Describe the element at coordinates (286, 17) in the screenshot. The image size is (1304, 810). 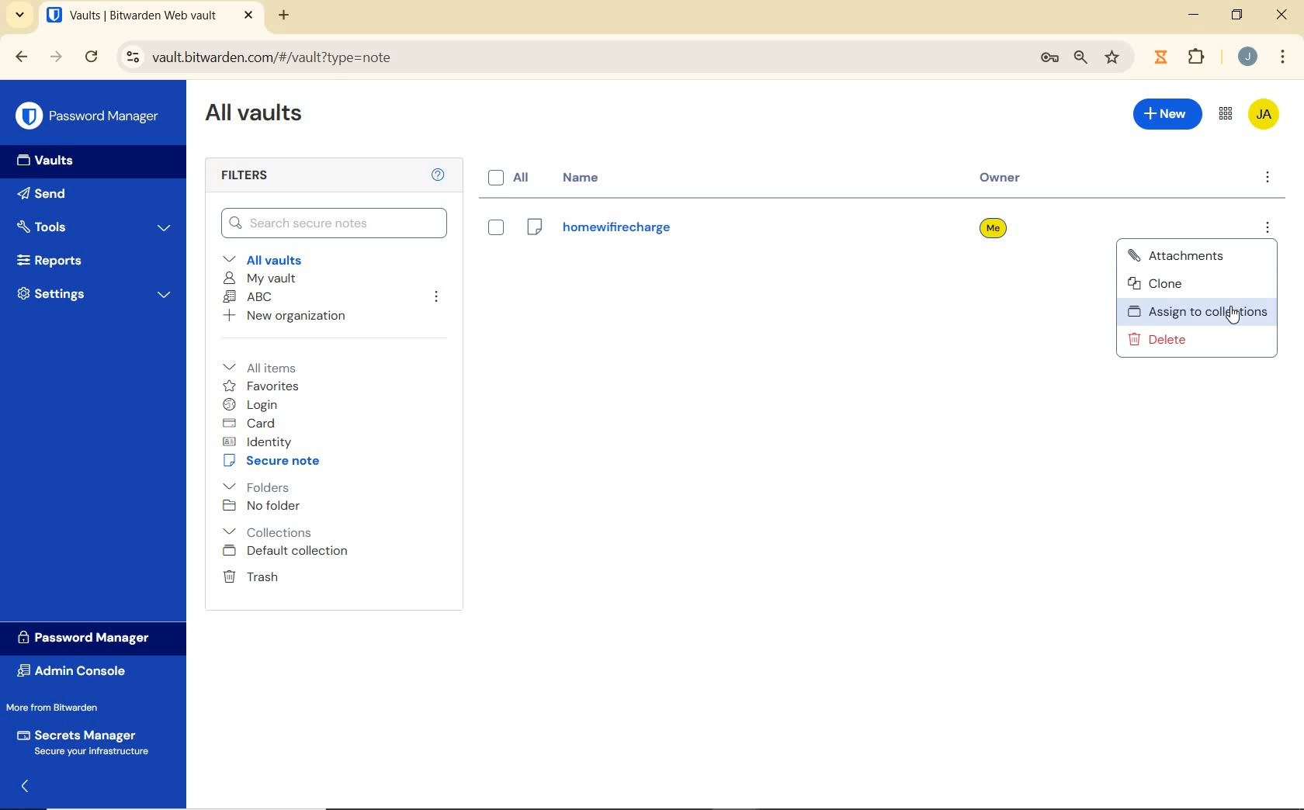
I see `new tab` at that location.